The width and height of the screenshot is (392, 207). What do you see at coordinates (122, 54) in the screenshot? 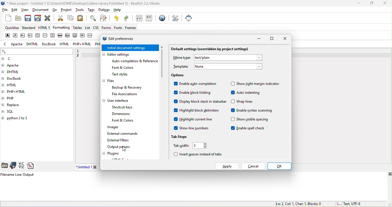
I see `editor settings` at bounding box center [122, 54].